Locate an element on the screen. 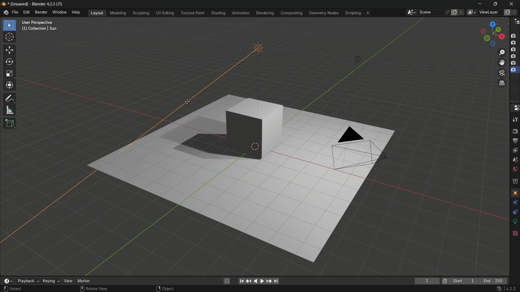  camera is located at coordinates (358, 147).